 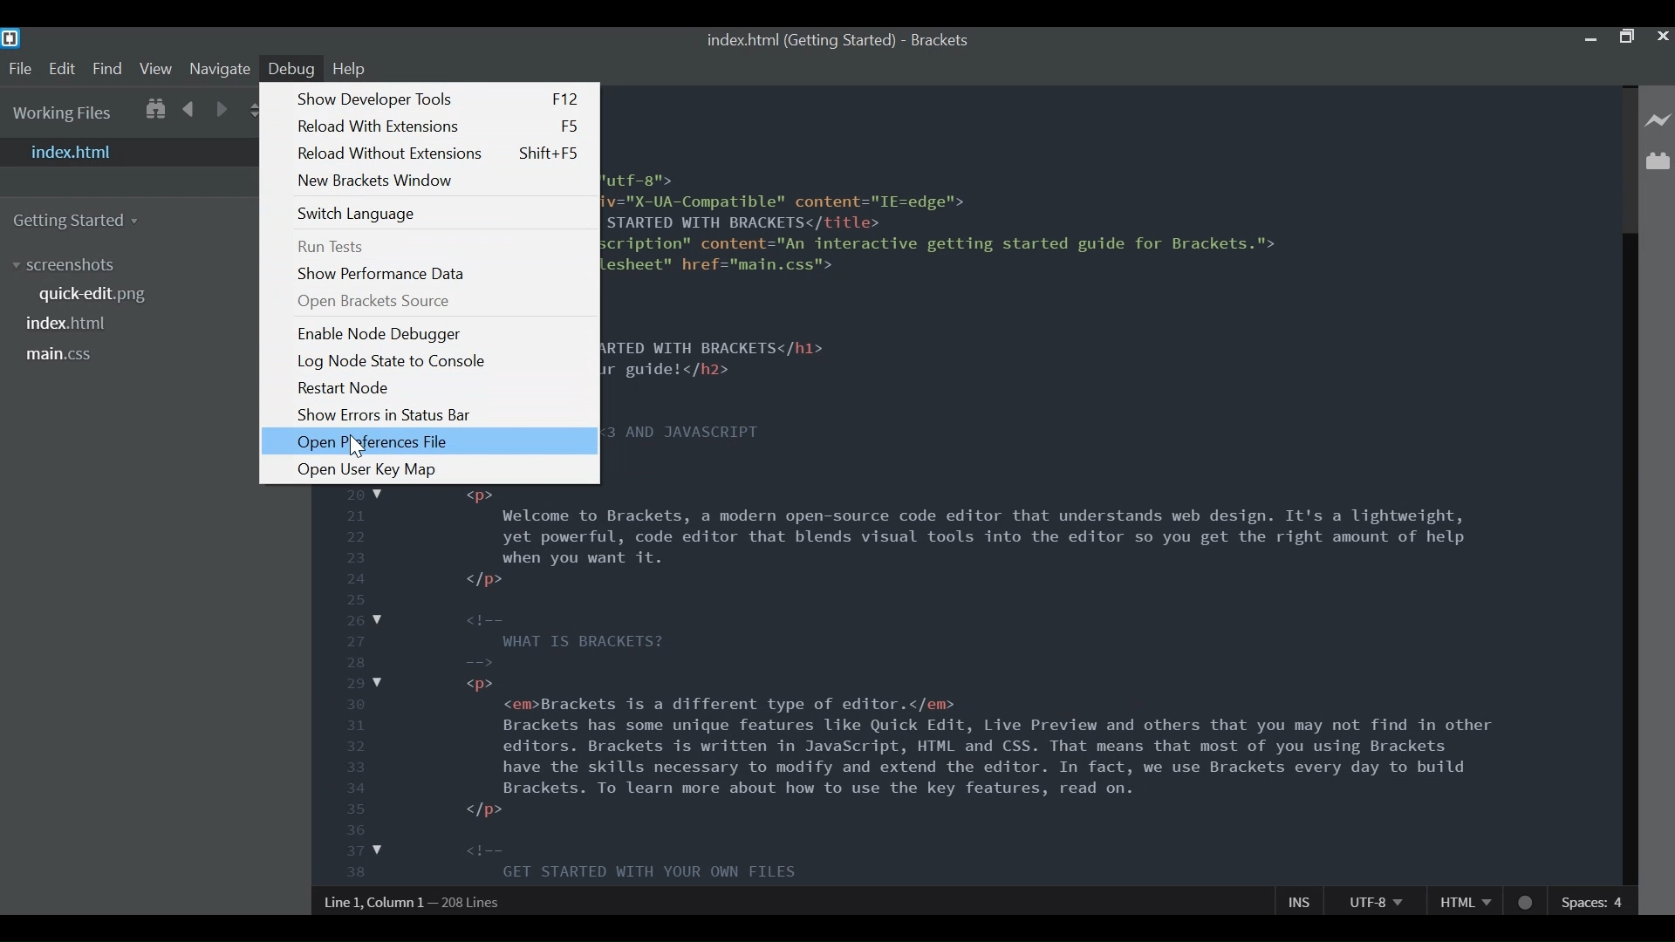 I want to click on Navigate backward, so click(x=188, y=109).